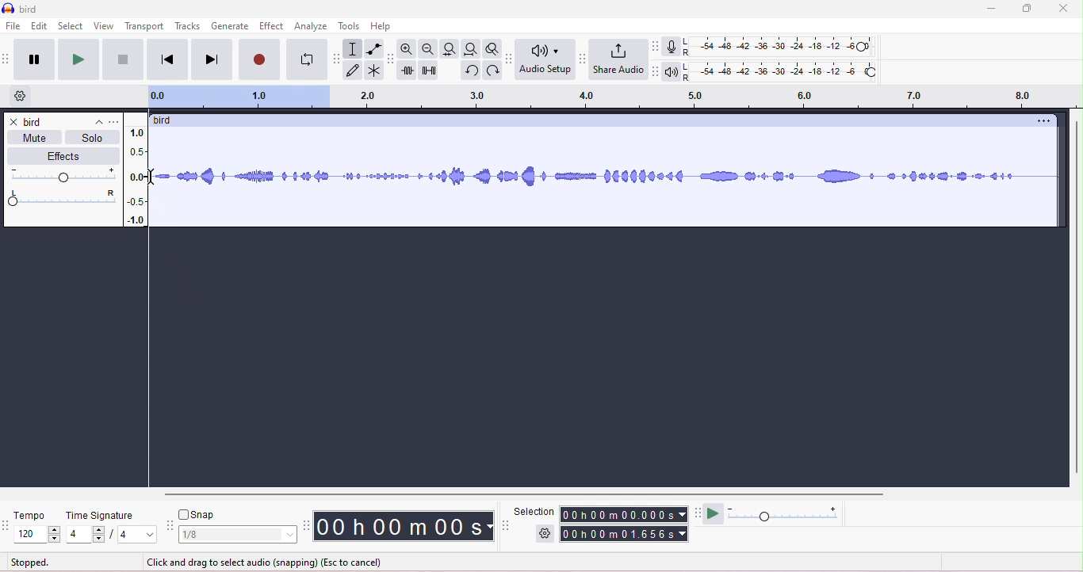  Describe the element at coordinates (64, 174) in the screenshot. I see `volume` at that location.